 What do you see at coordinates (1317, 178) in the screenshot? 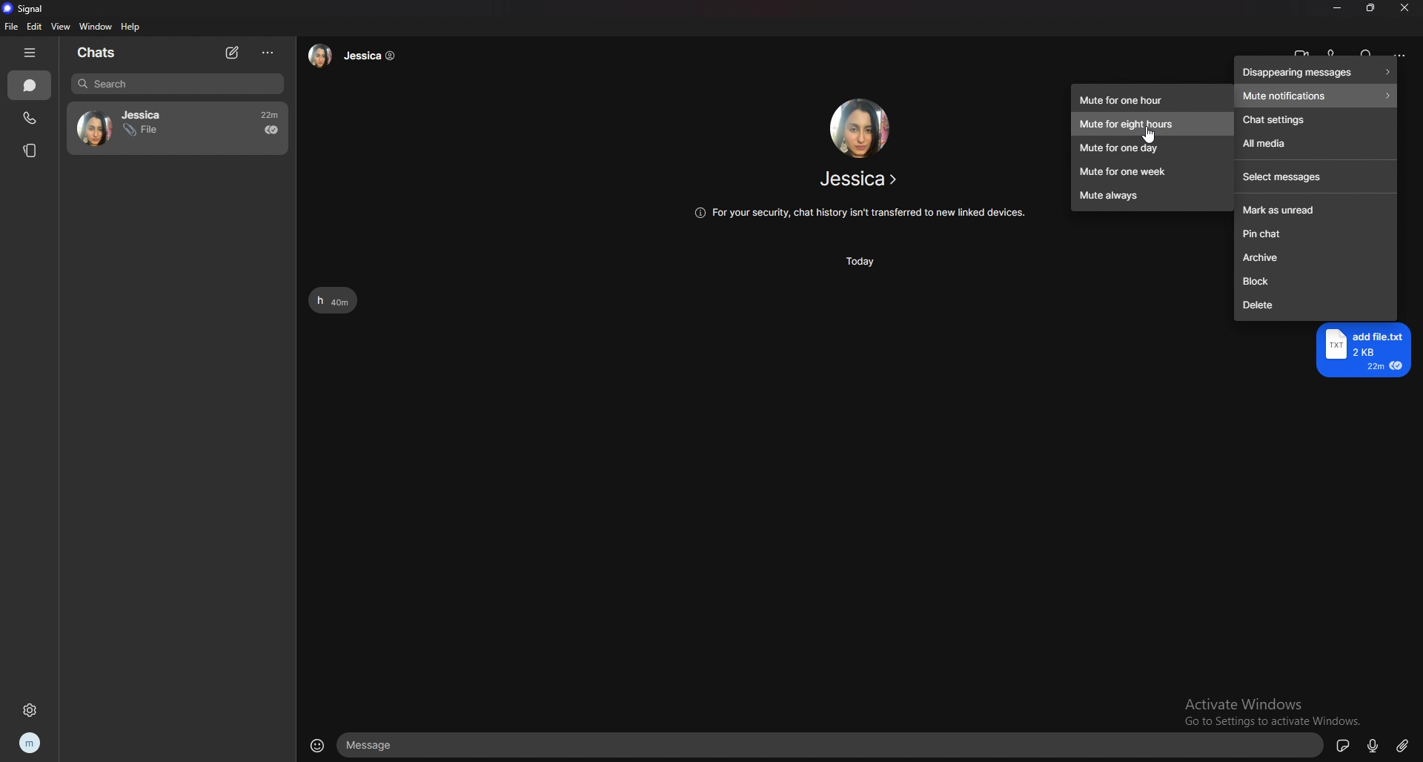
I see `select messages` at bounding box center [1317, 178].